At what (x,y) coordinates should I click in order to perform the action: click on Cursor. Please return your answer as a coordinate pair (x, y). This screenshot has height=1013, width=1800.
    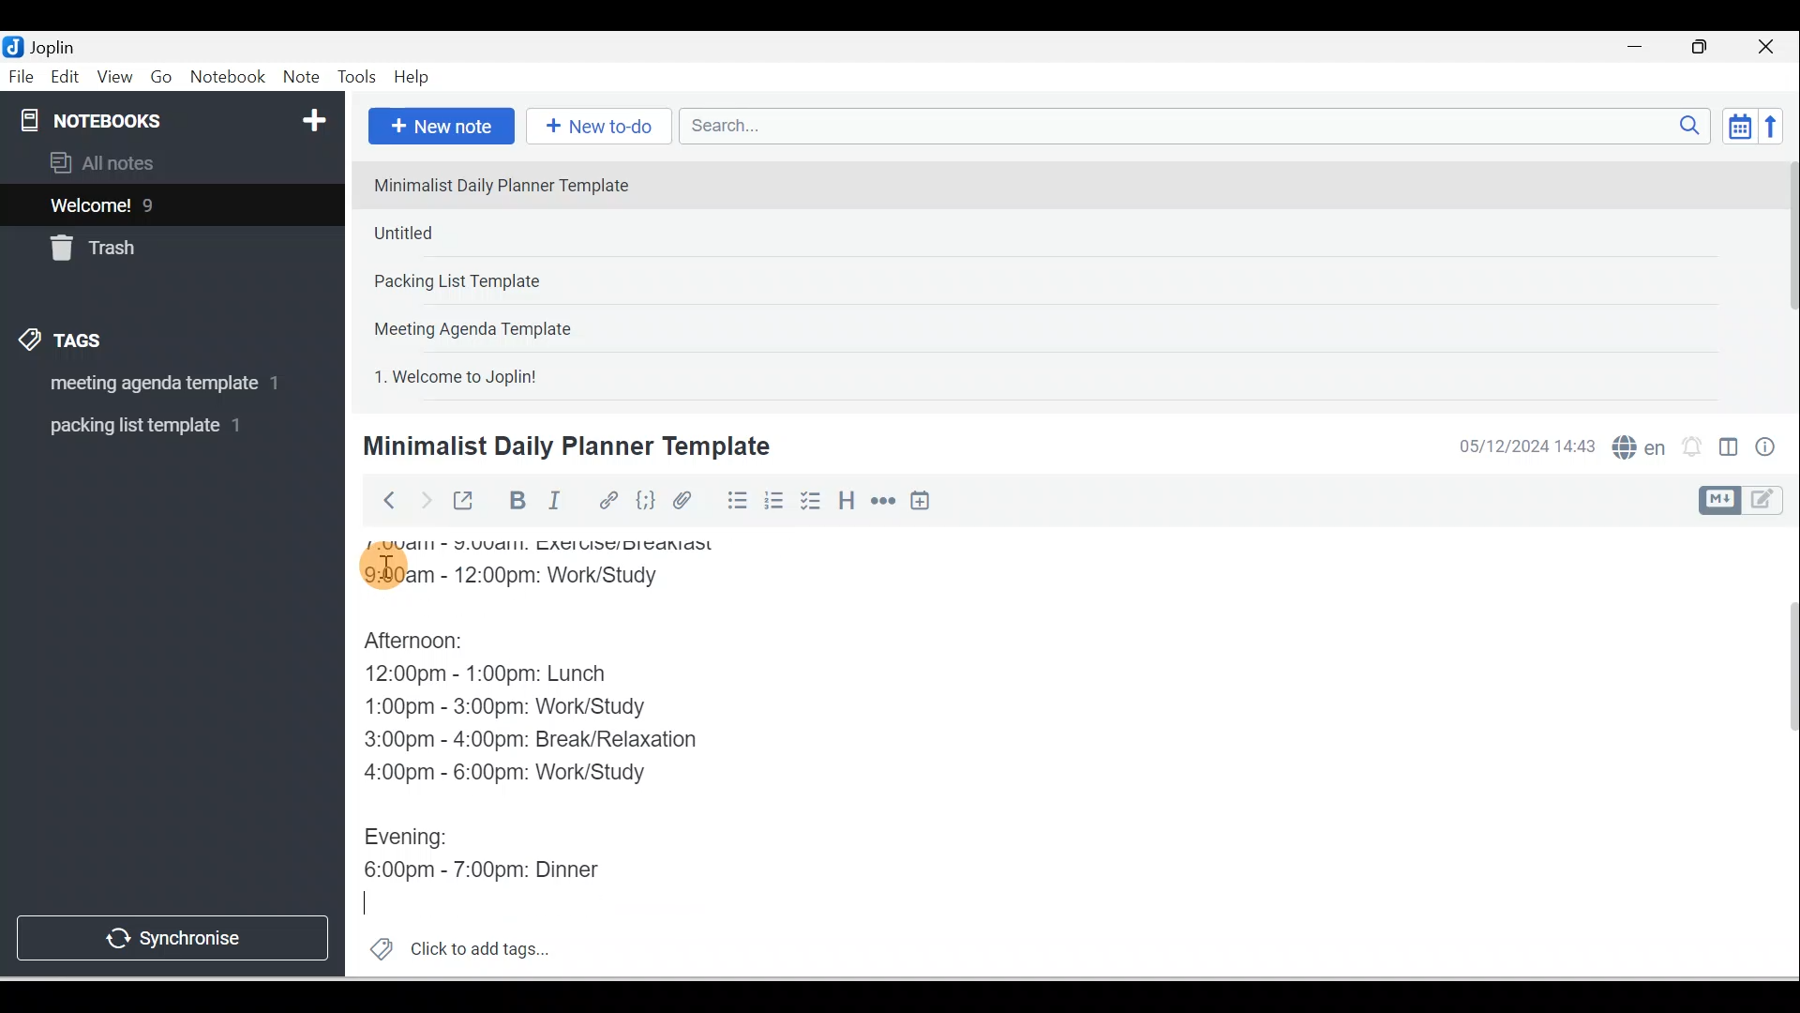
    Looking at the image, I should click on (384, 563).